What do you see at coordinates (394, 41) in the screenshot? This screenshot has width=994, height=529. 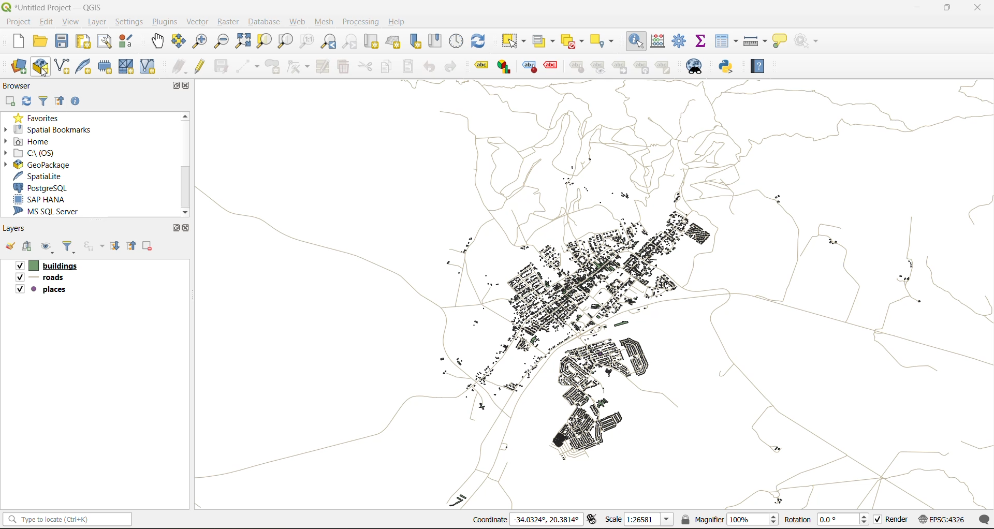 I see `new 3d map view` at bounding box center [394, 41].